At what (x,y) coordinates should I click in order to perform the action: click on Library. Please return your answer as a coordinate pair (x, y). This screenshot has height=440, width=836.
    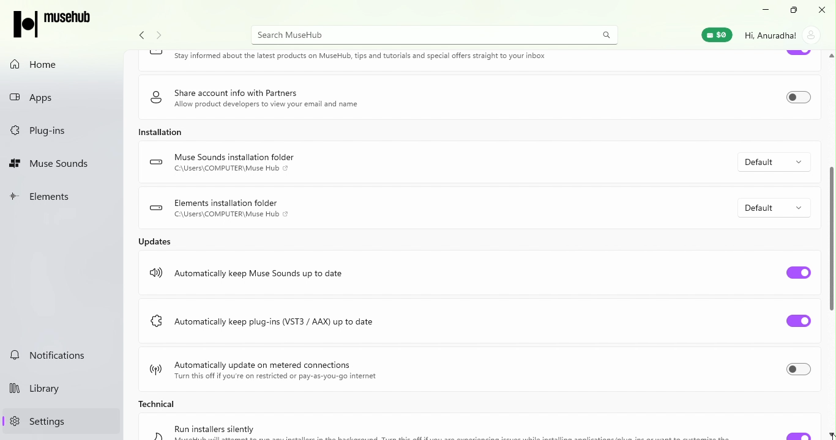
    Looking at the image, I should click on (62, 389).